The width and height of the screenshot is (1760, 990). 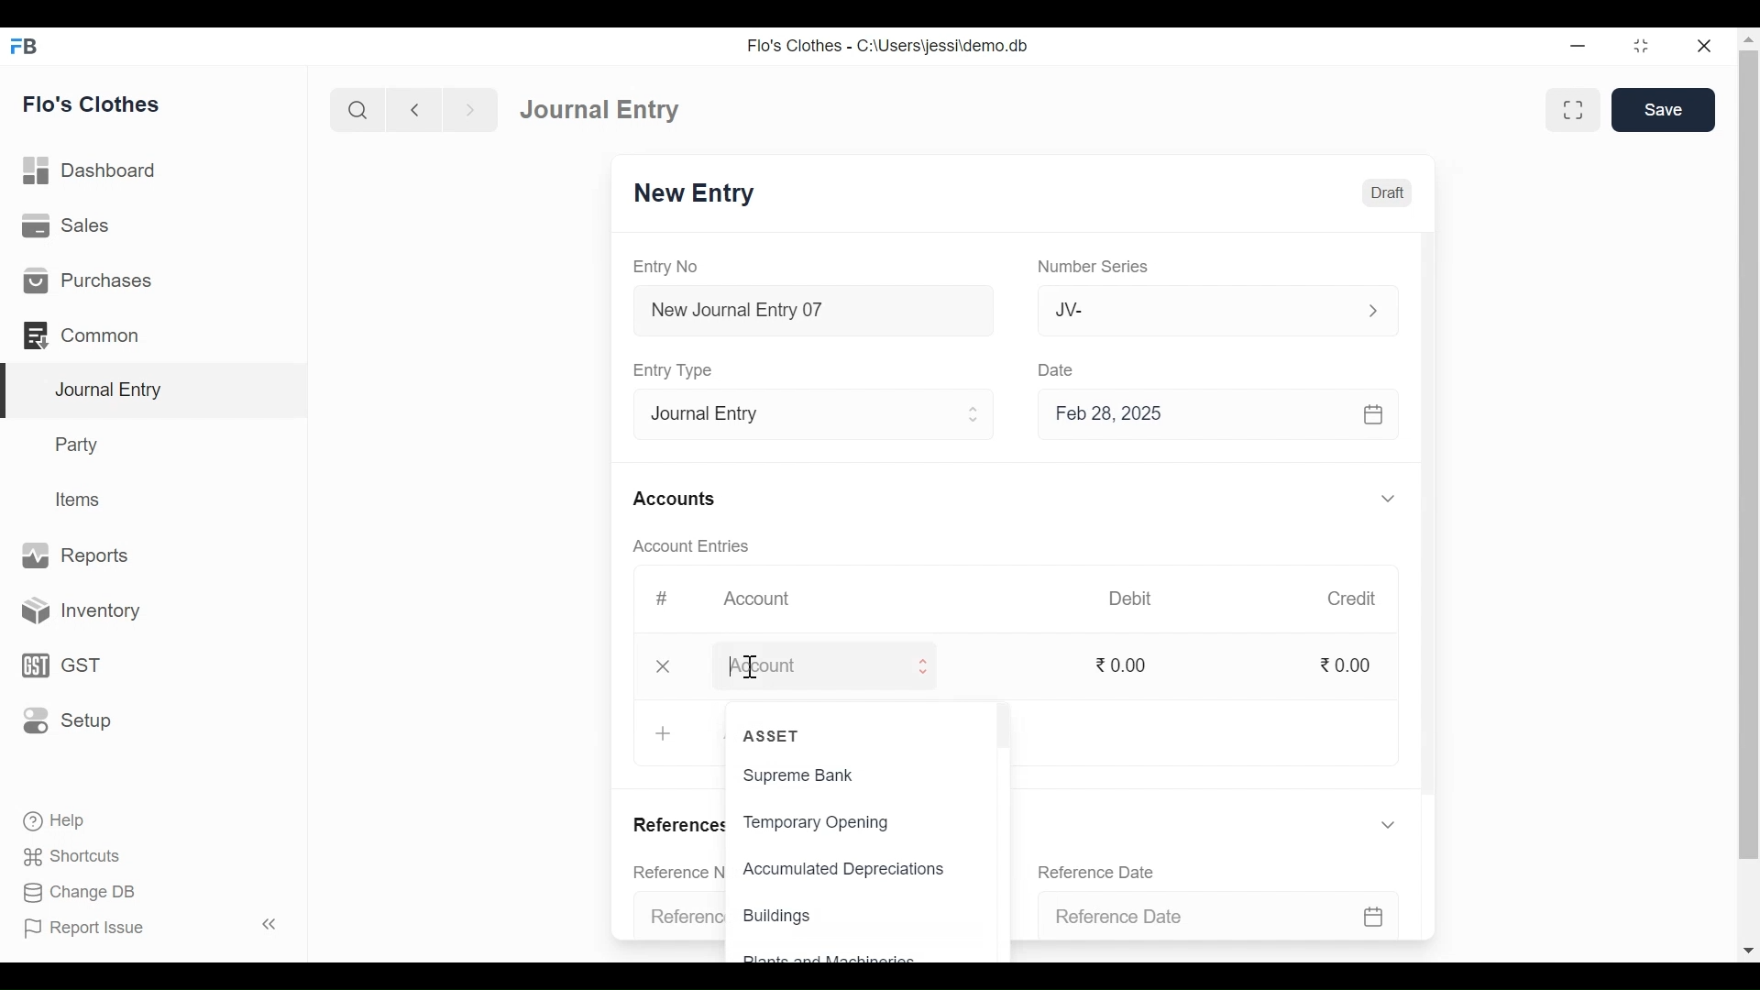 What do you see at coordinates (77, 554) in the screenshot?
I see `Reports` at bounding box center [77, 554].